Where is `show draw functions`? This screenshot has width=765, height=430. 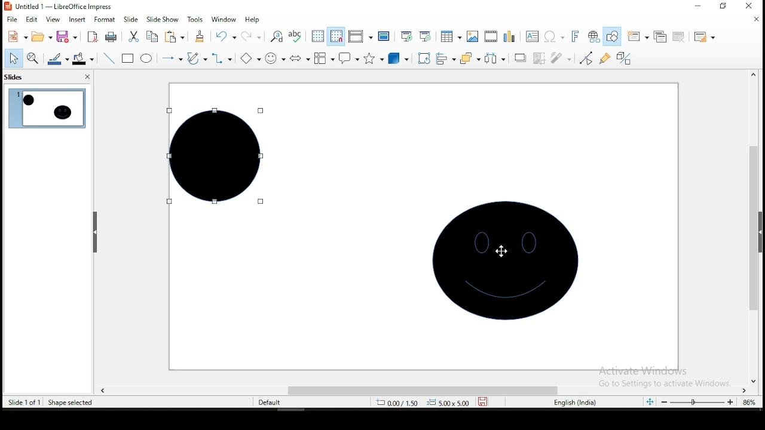 show draw functions is located at coordinates (614, 36).